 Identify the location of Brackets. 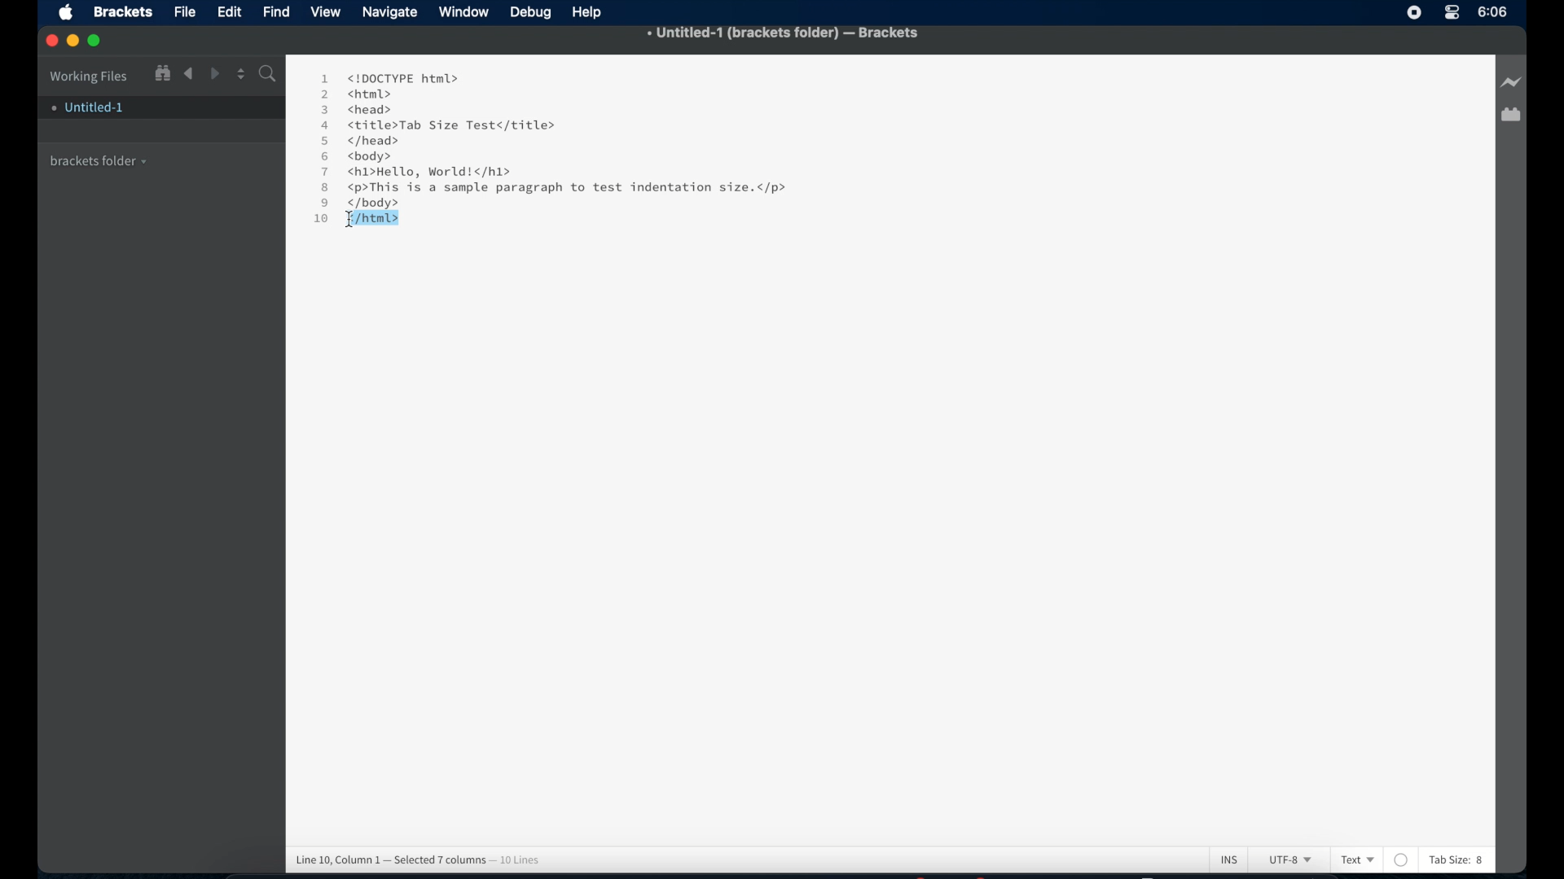
(121, 11).